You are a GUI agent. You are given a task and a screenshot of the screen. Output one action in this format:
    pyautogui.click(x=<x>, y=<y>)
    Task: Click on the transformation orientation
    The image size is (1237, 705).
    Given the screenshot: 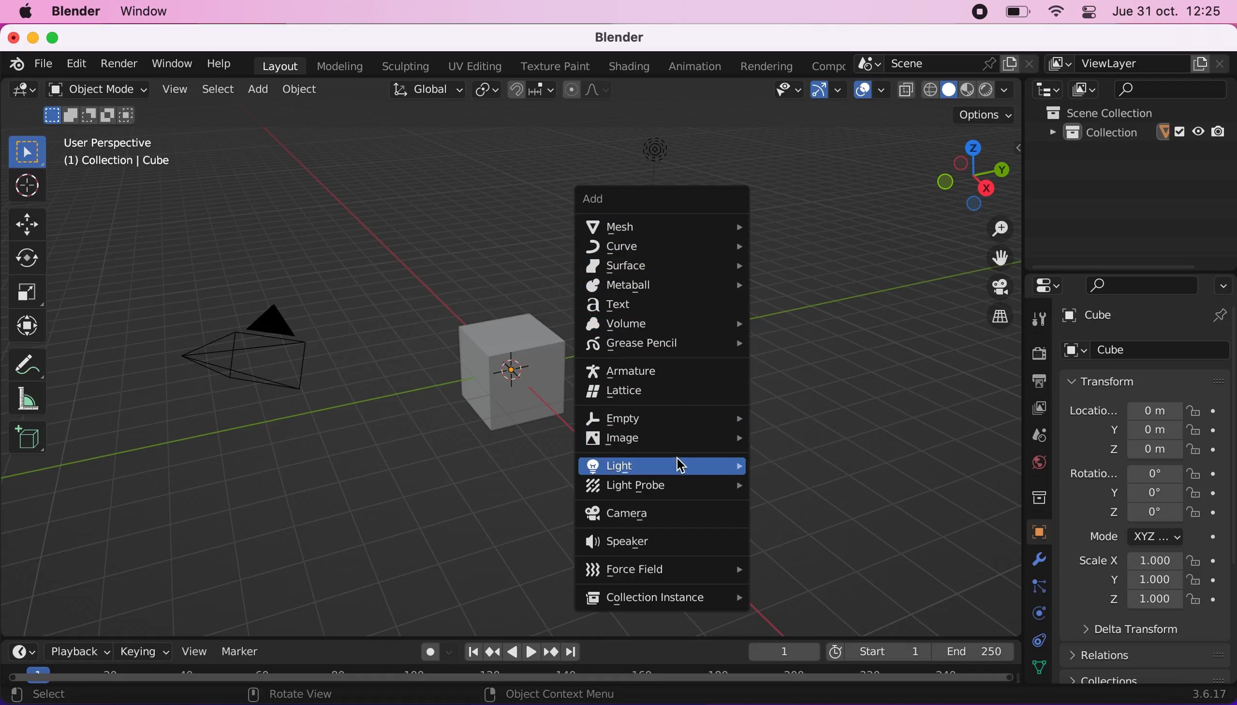 What is the action you would take?
    pyautogui.click(x=429, y=90)
    